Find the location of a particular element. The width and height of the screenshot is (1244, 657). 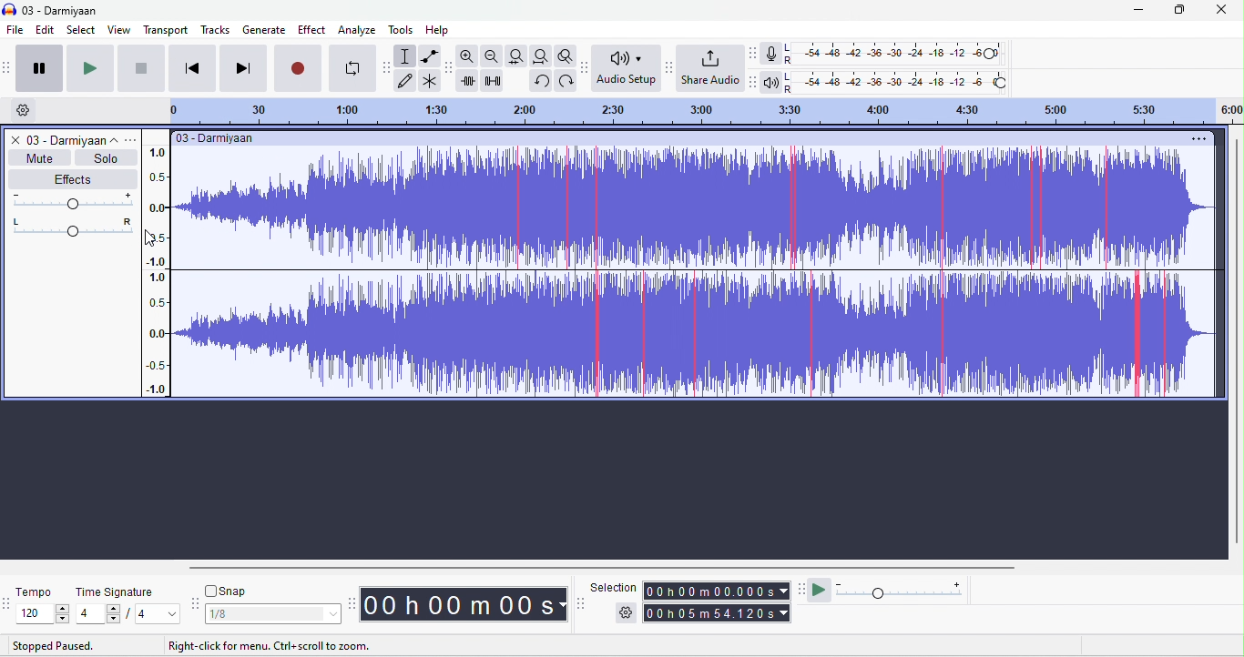

generate is located at coordinates (264, 28).